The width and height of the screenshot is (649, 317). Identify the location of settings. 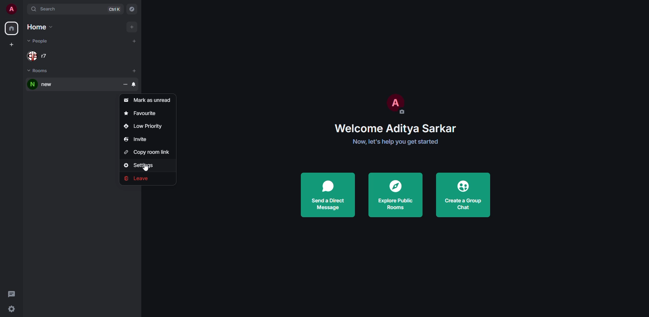
(141, 166).